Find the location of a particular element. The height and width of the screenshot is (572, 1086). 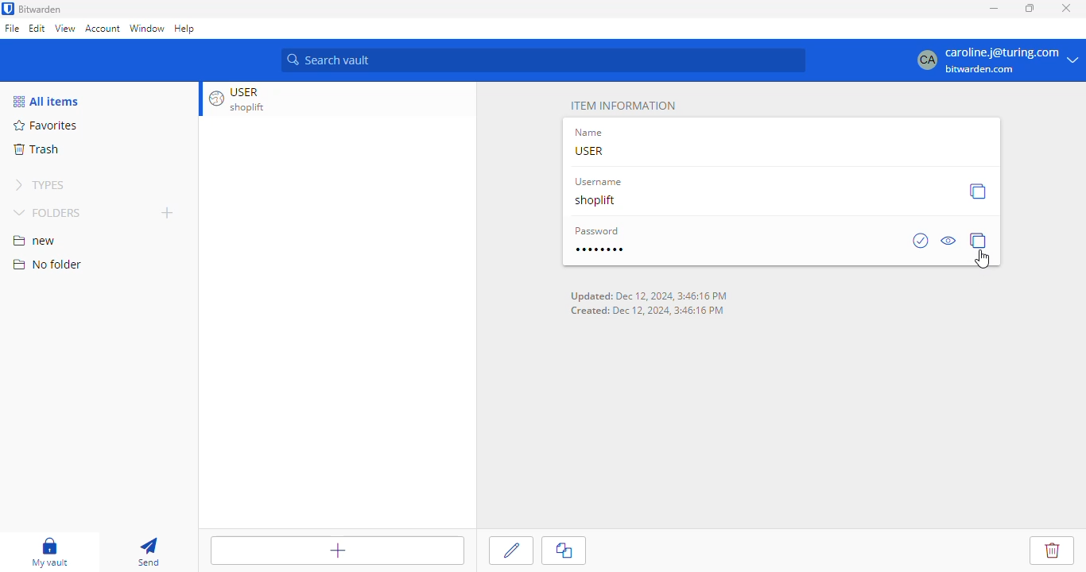

password is located at coordinates (598, 230).